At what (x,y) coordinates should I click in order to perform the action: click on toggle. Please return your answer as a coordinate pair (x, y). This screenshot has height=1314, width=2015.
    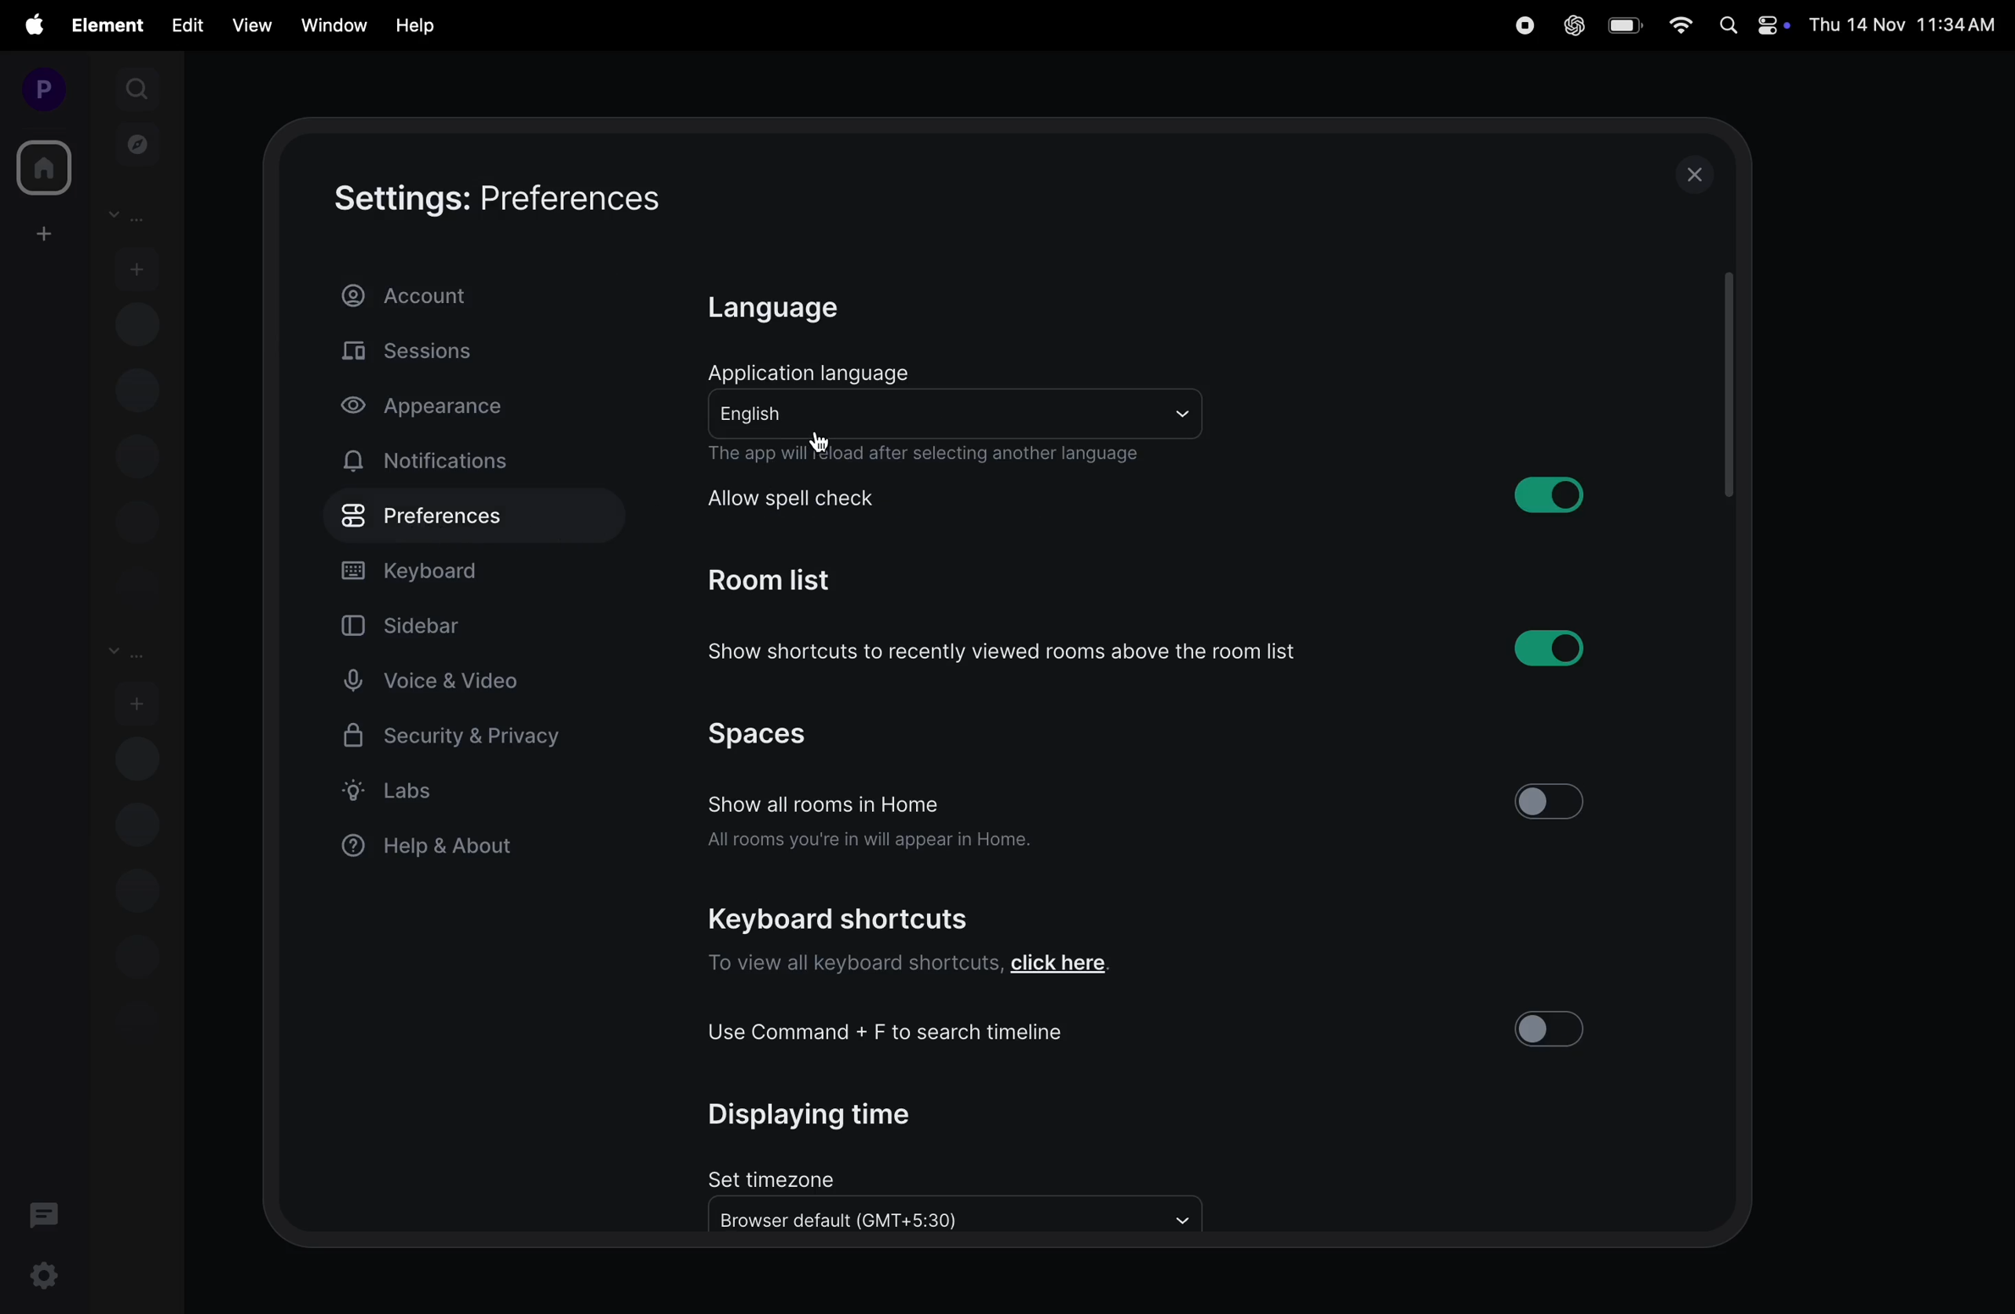
    Looking at the image, I should click on (1559, 493).